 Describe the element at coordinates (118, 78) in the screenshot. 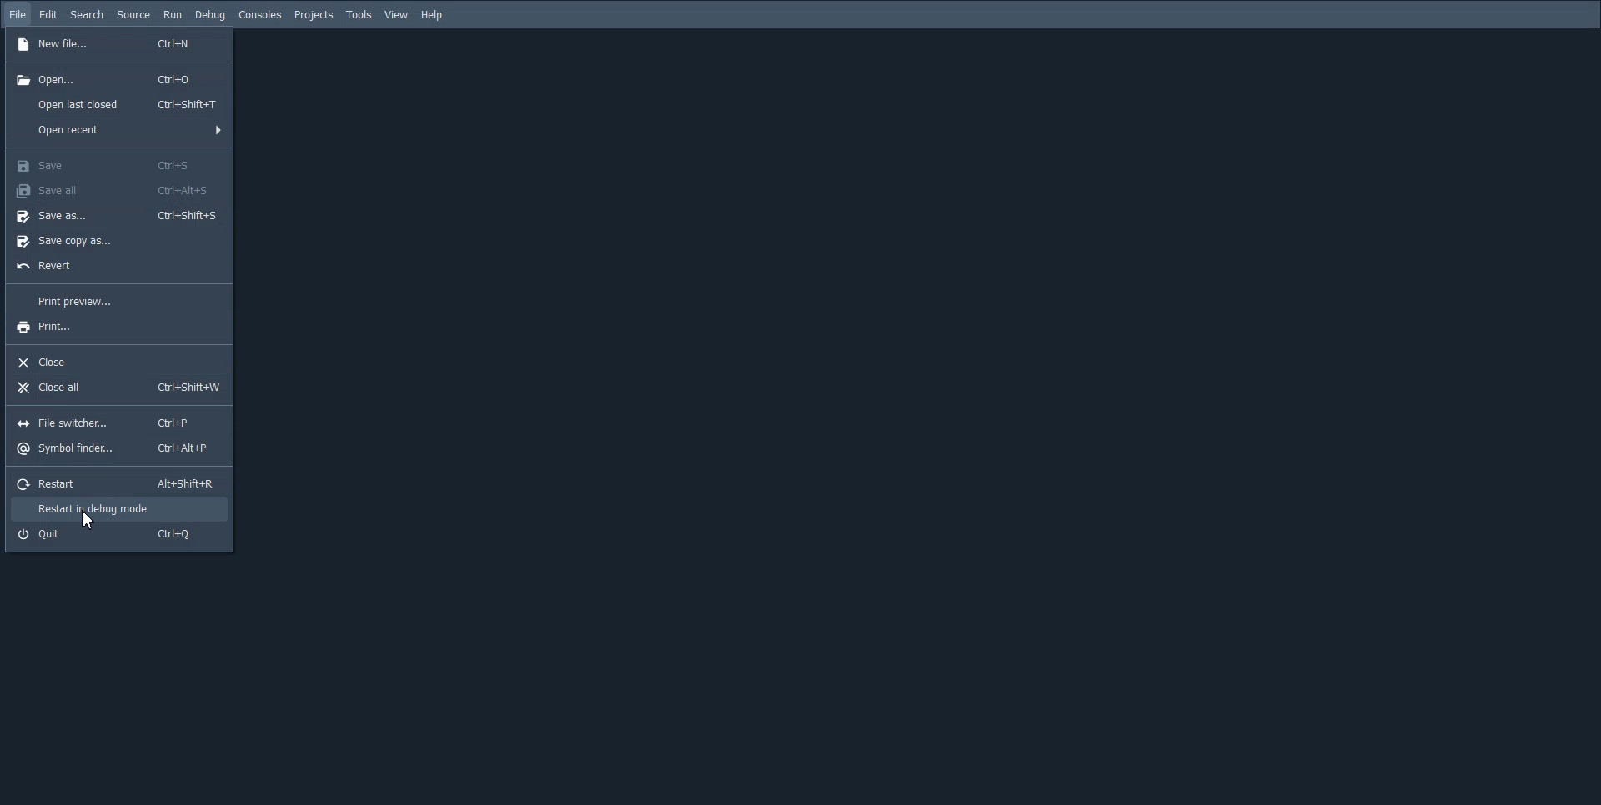

I see `Open` at that location.